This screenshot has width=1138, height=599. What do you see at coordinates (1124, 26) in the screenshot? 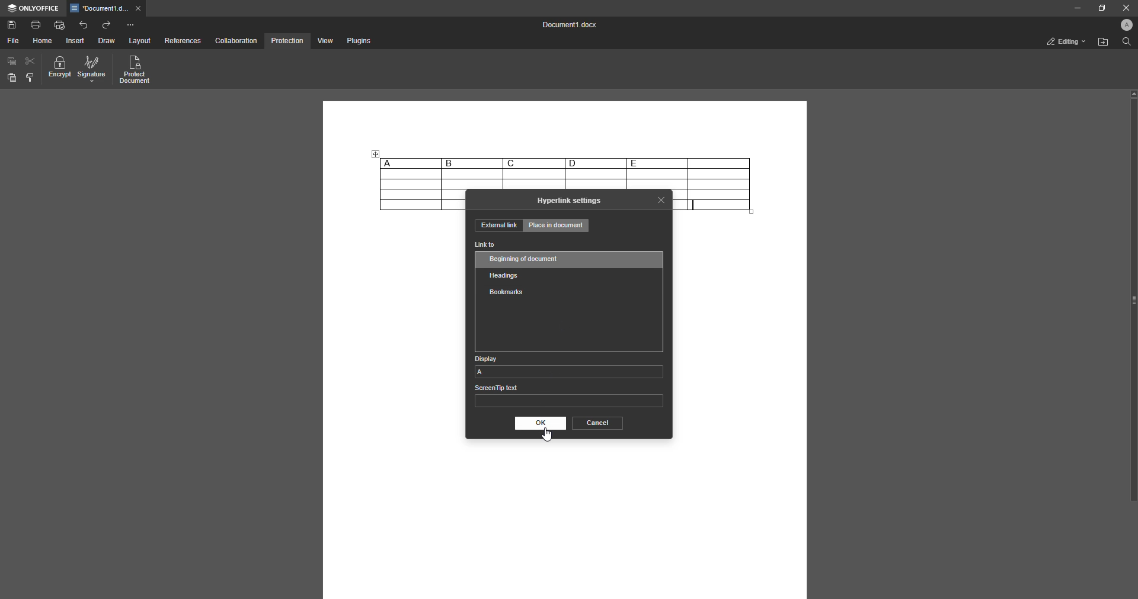
I see `Profile` at bounding box center [1124, 26].